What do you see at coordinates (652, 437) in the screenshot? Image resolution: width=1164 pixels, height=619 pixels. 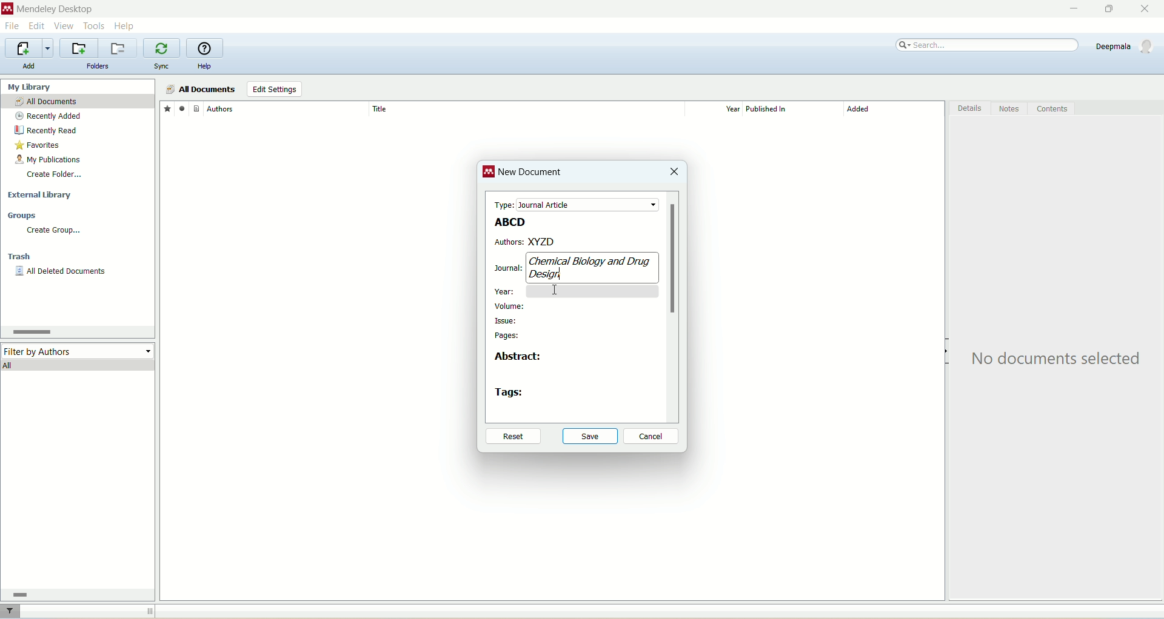 I see `cancel` at bounding box center [652, 437].